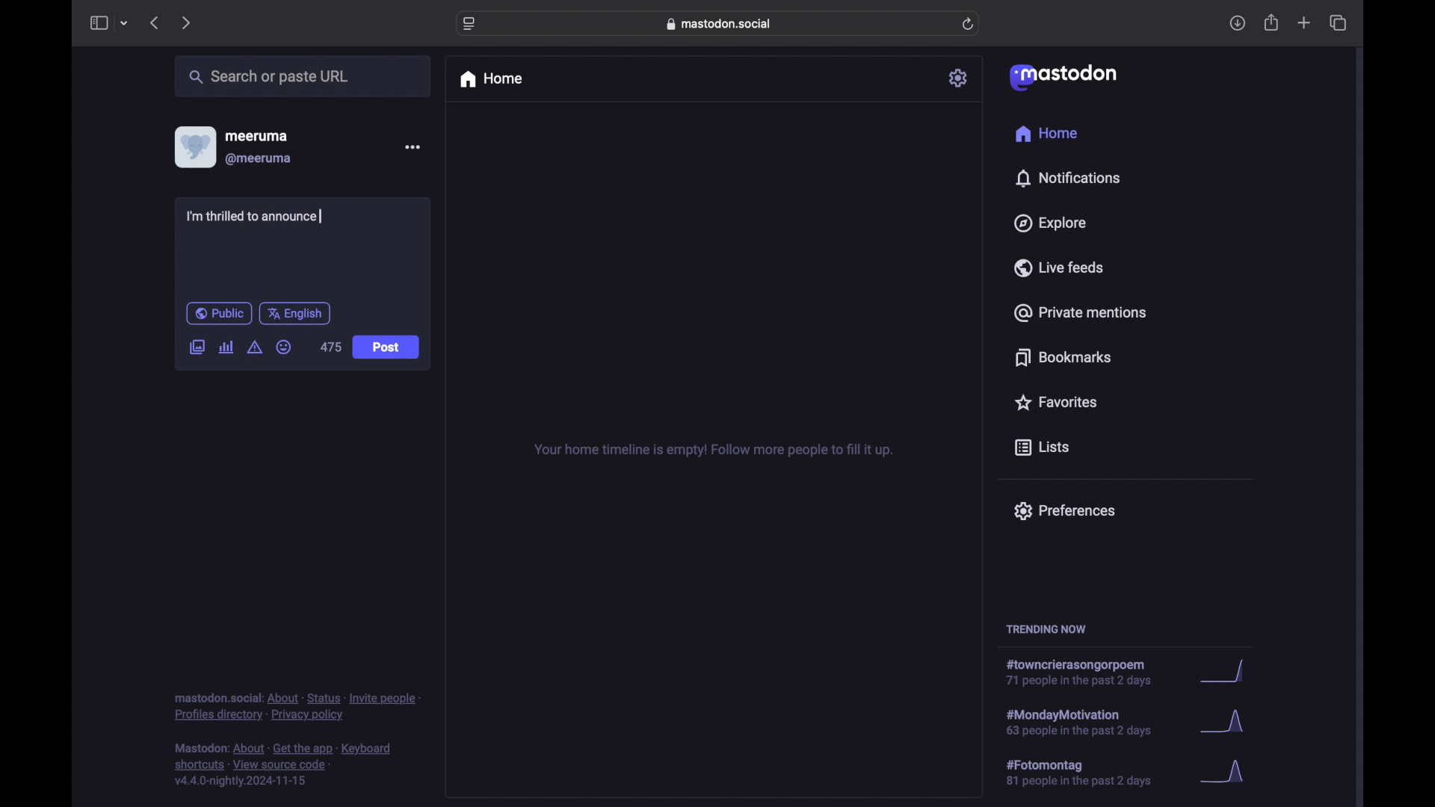  I want to click on more options, so click(412, 146).